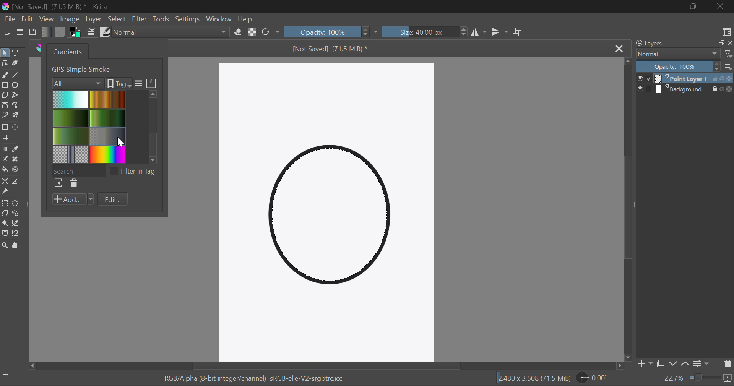 Image resolution: width=734 pixels, height=386 pixels. Describe the element at coordinates (68, 52) in the screenshot. I see `Gradients` at that location.